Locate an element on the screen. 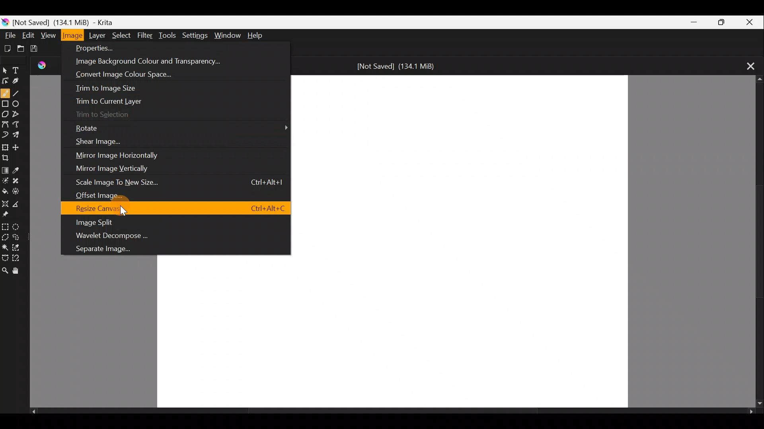 Image resolution: width=764 pixels, height=429 pixels. Select is located at coordinates (121, 34).